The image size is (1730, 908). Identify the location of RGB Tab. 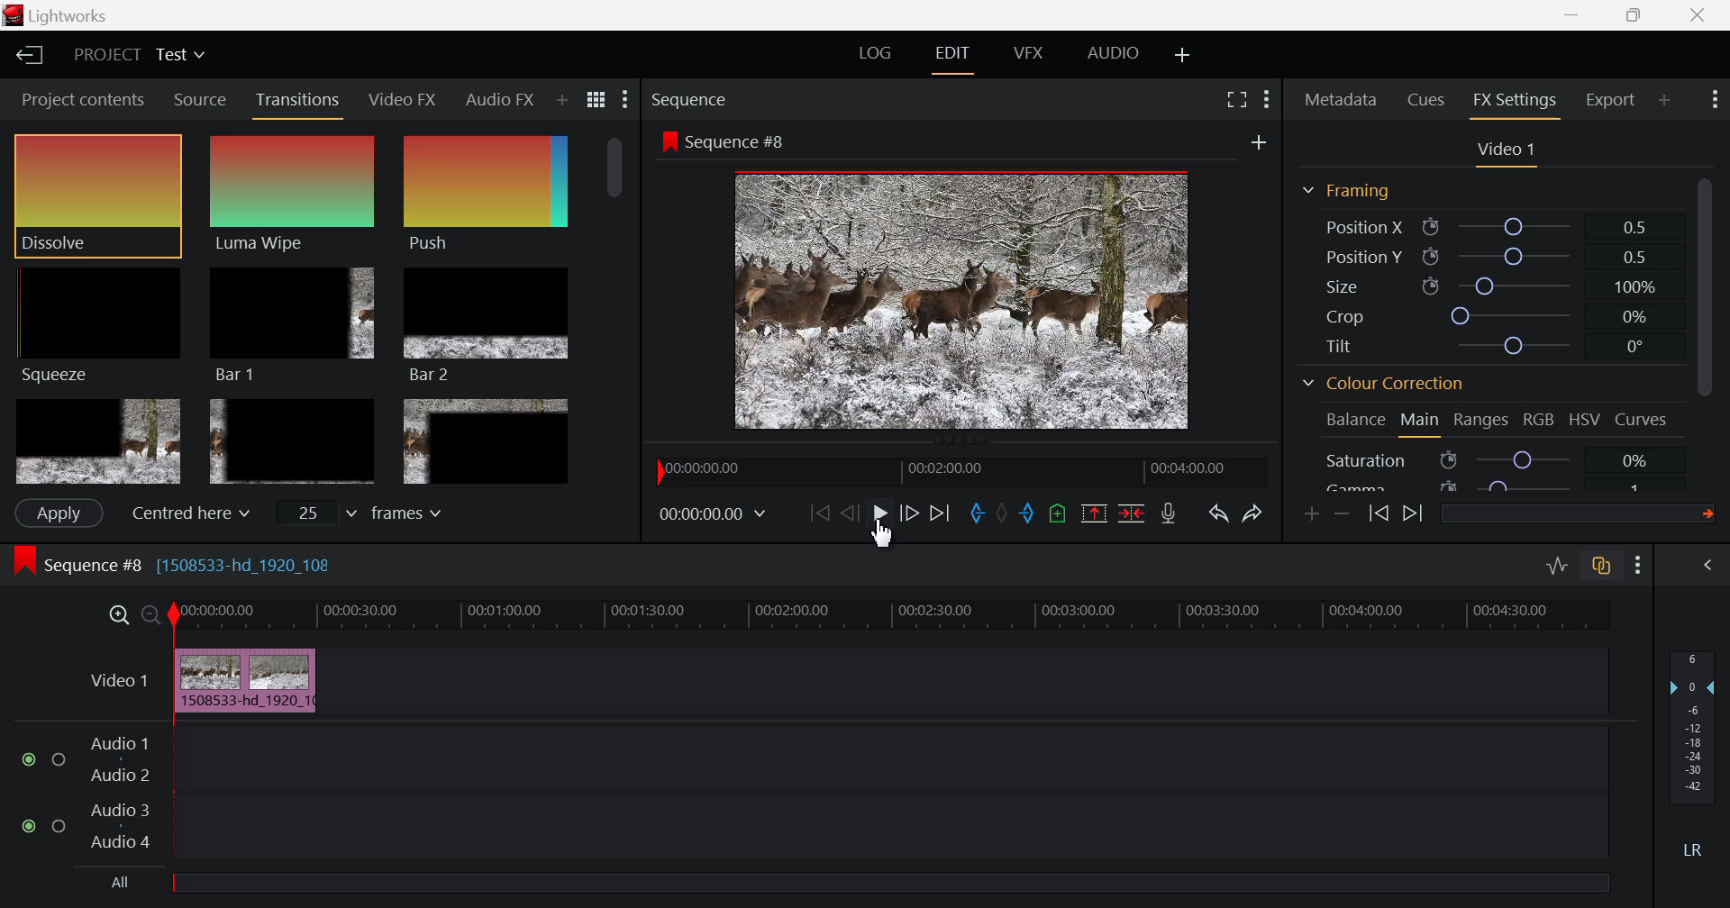
(1541, 422).